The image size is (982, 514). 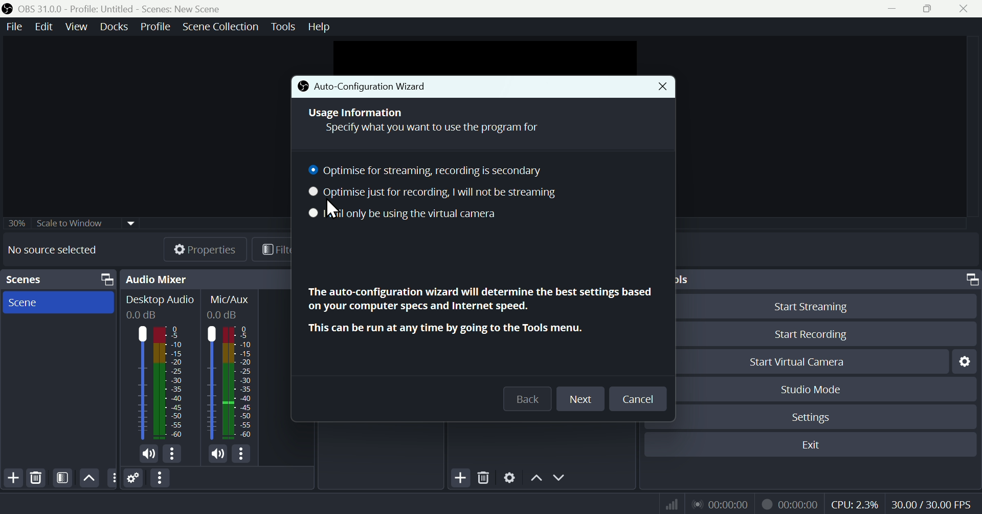 What do you see at coordinates (854, 503) in the screenshot?
I see `CPU` at bounding box center [854, 503].